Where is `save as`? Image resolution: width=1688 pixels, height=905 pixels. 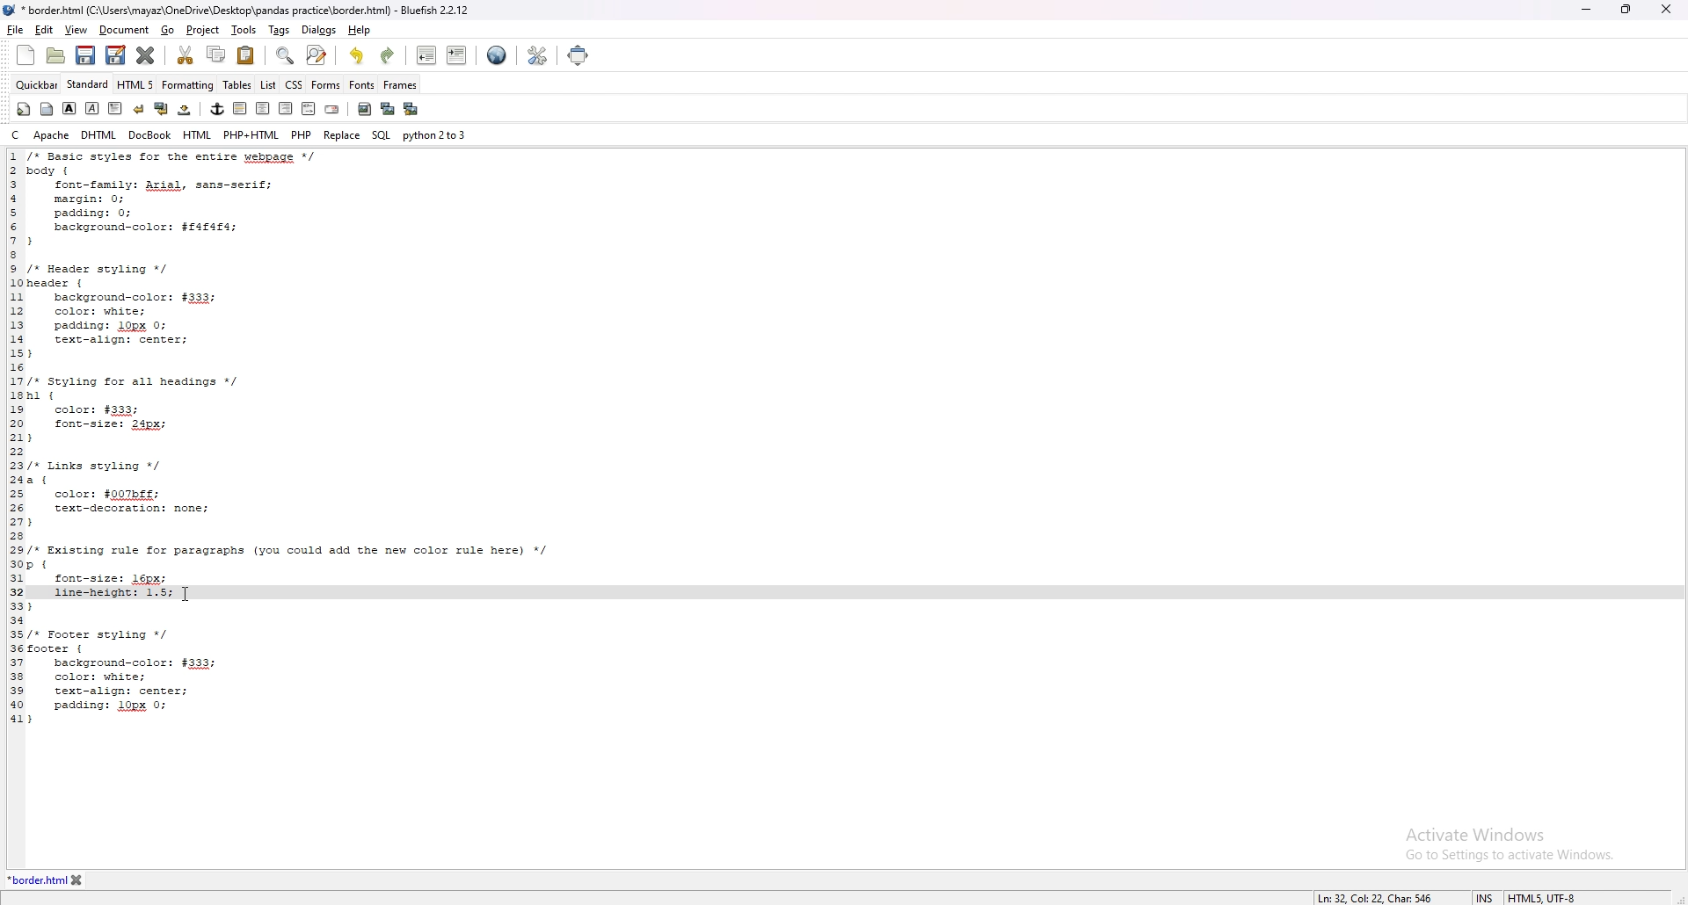
save as is located at coordinates (115, 55).